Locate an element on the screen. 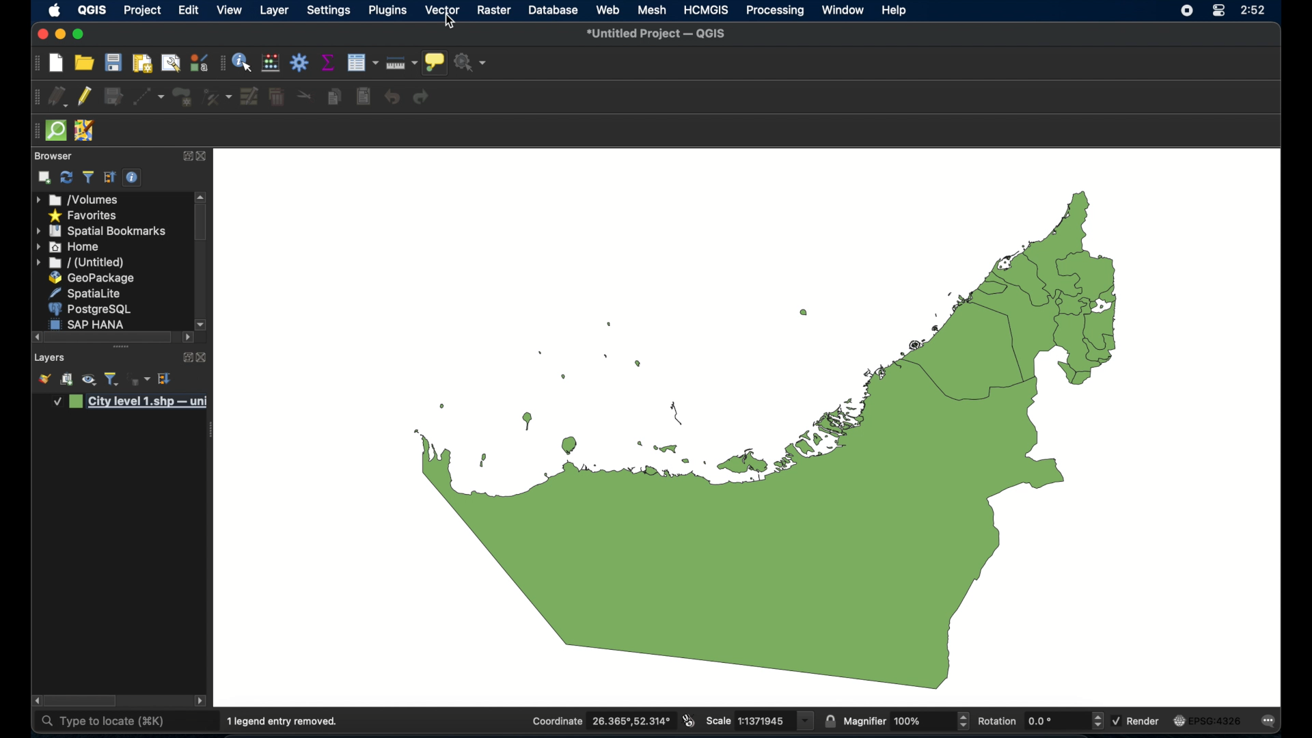  scroll box is located at coordinates (83, 701).